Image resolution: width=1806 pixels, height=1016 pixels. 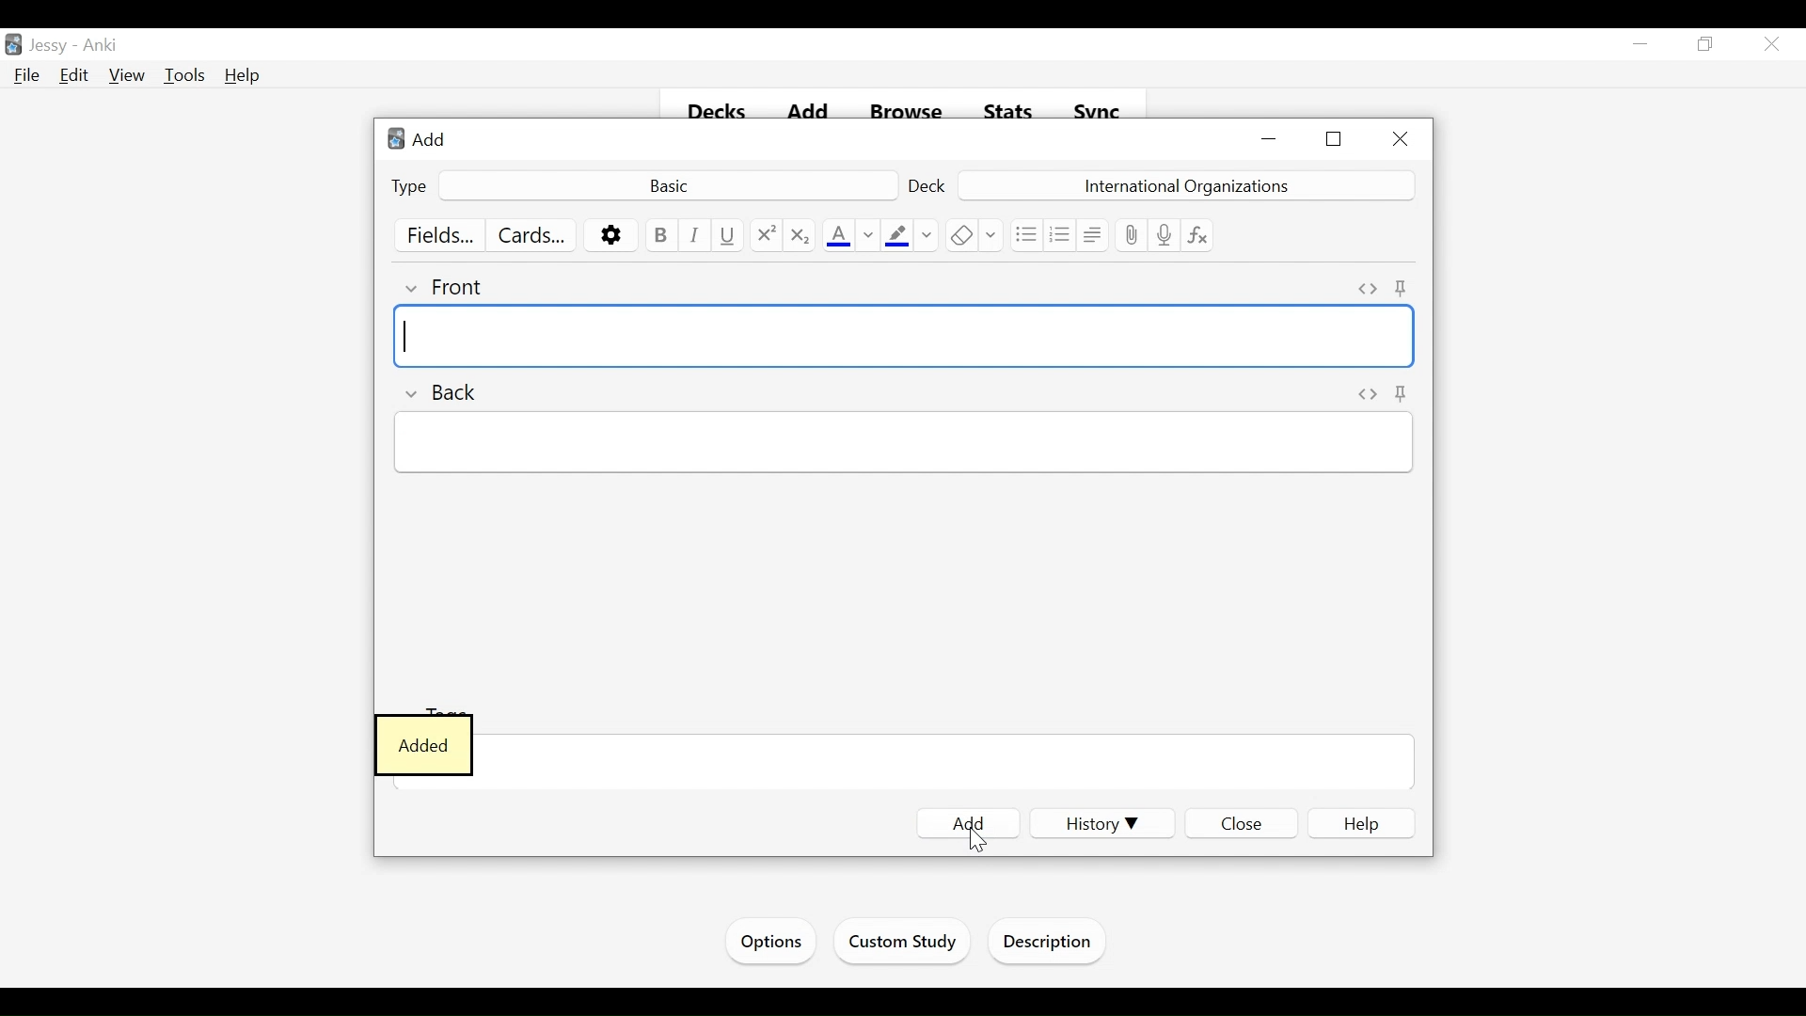 What do you see at coordinates (927, 235) in the screenshot?
I see `Change Color` at bounding box center [927, 235].